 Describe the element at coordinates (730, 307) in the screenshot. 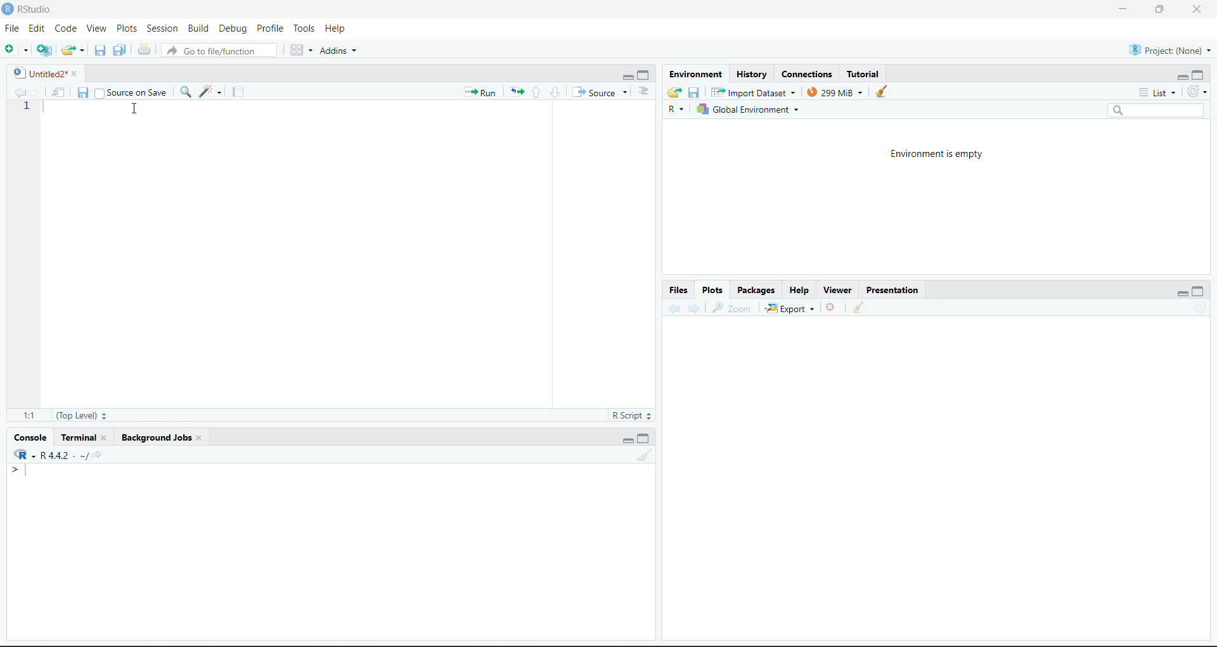

I see `zoom` at that location.